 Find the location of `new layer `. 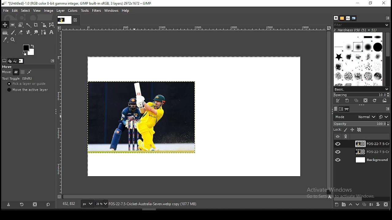

new layer  is located at coordinates (336, 205).